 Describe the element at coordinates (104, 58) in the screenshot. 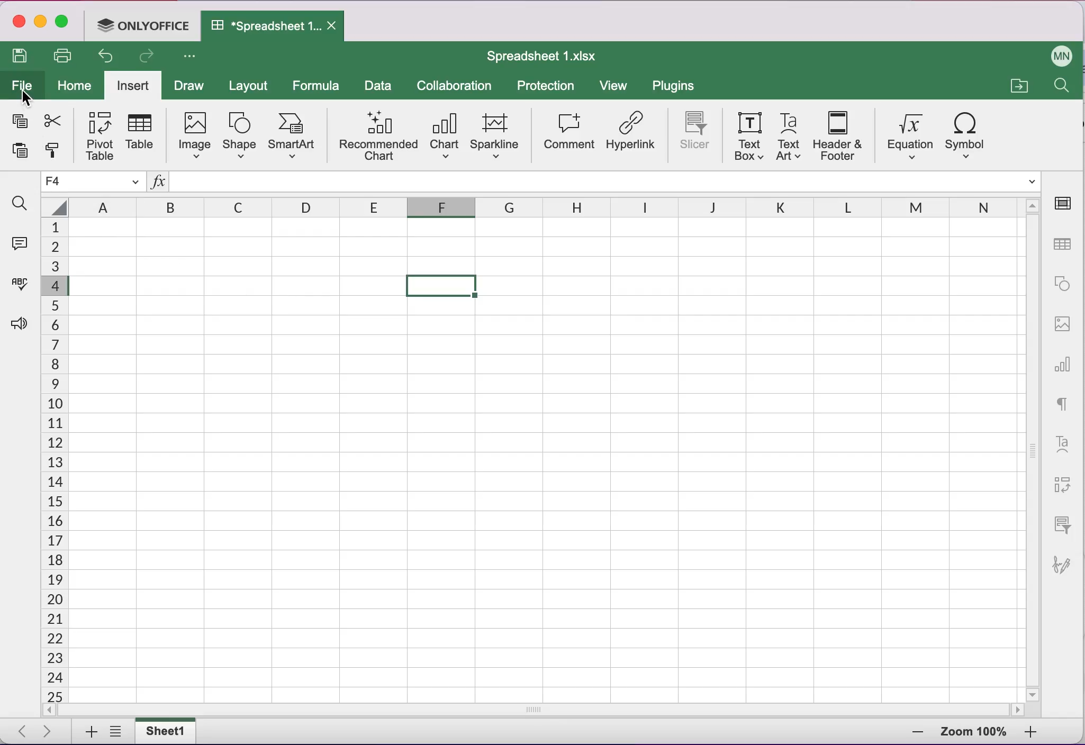

I see `backwards` at that location.